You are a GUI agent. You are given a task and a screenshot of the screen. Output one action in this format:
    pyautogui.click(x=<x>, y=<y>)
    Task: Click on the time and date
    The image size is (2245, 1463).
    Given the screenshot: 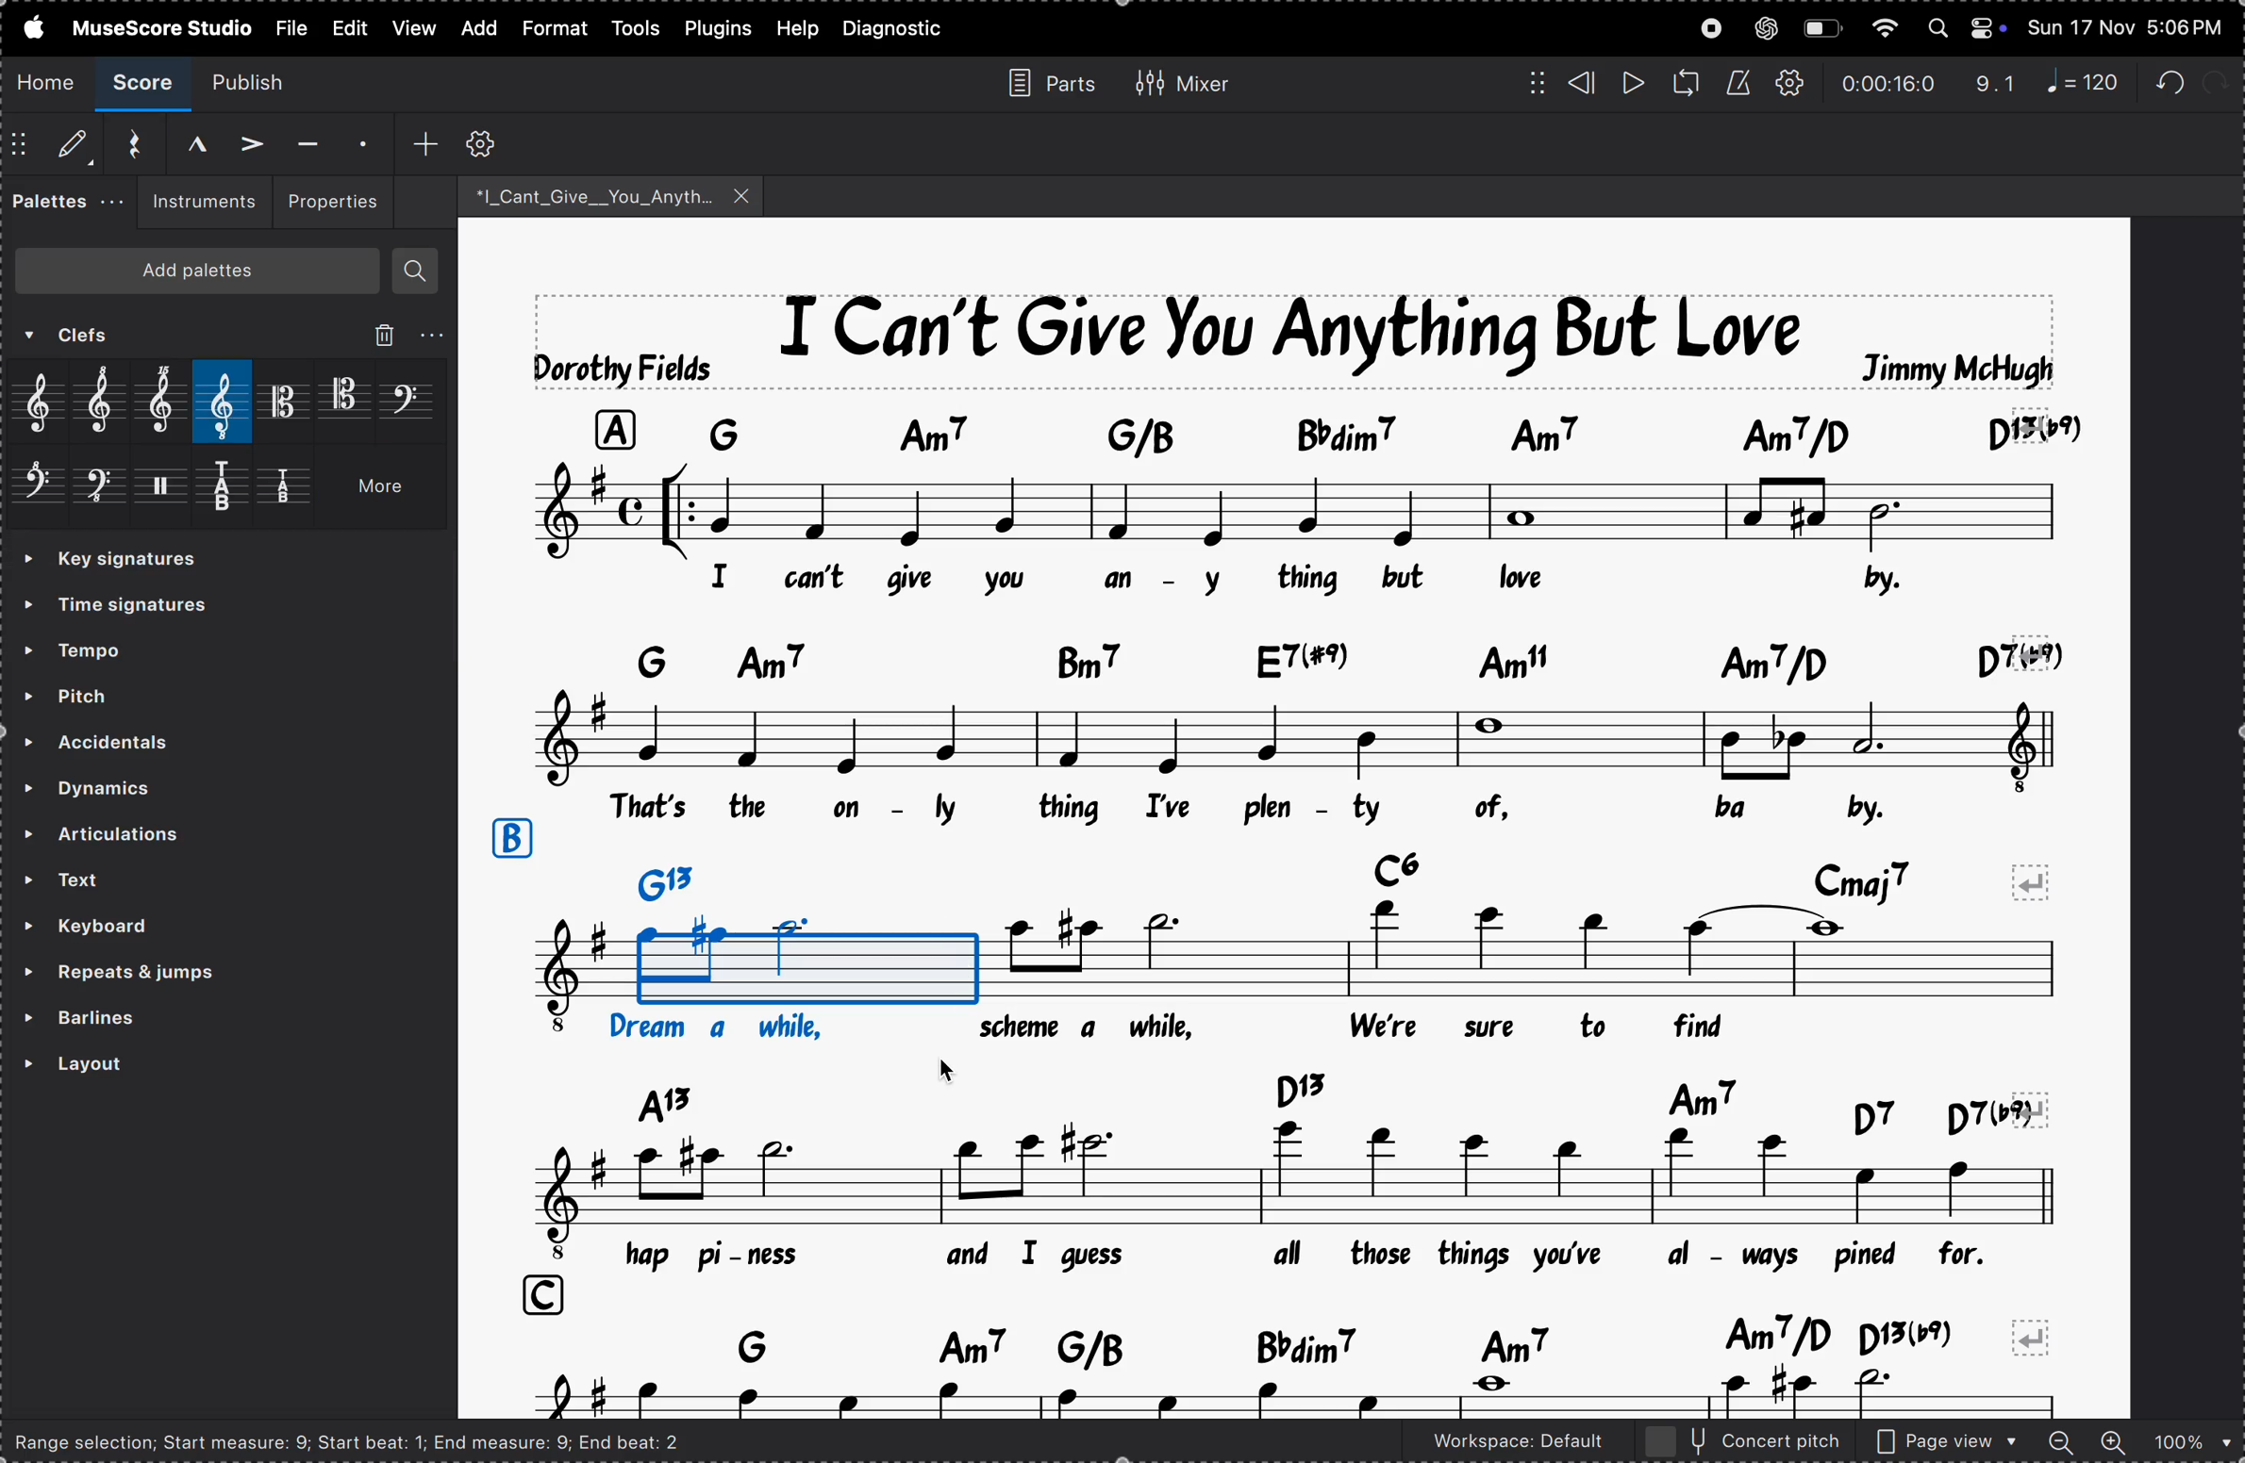 What is the action you would take?
    pyautogui.click(x=2129, y=24)
    